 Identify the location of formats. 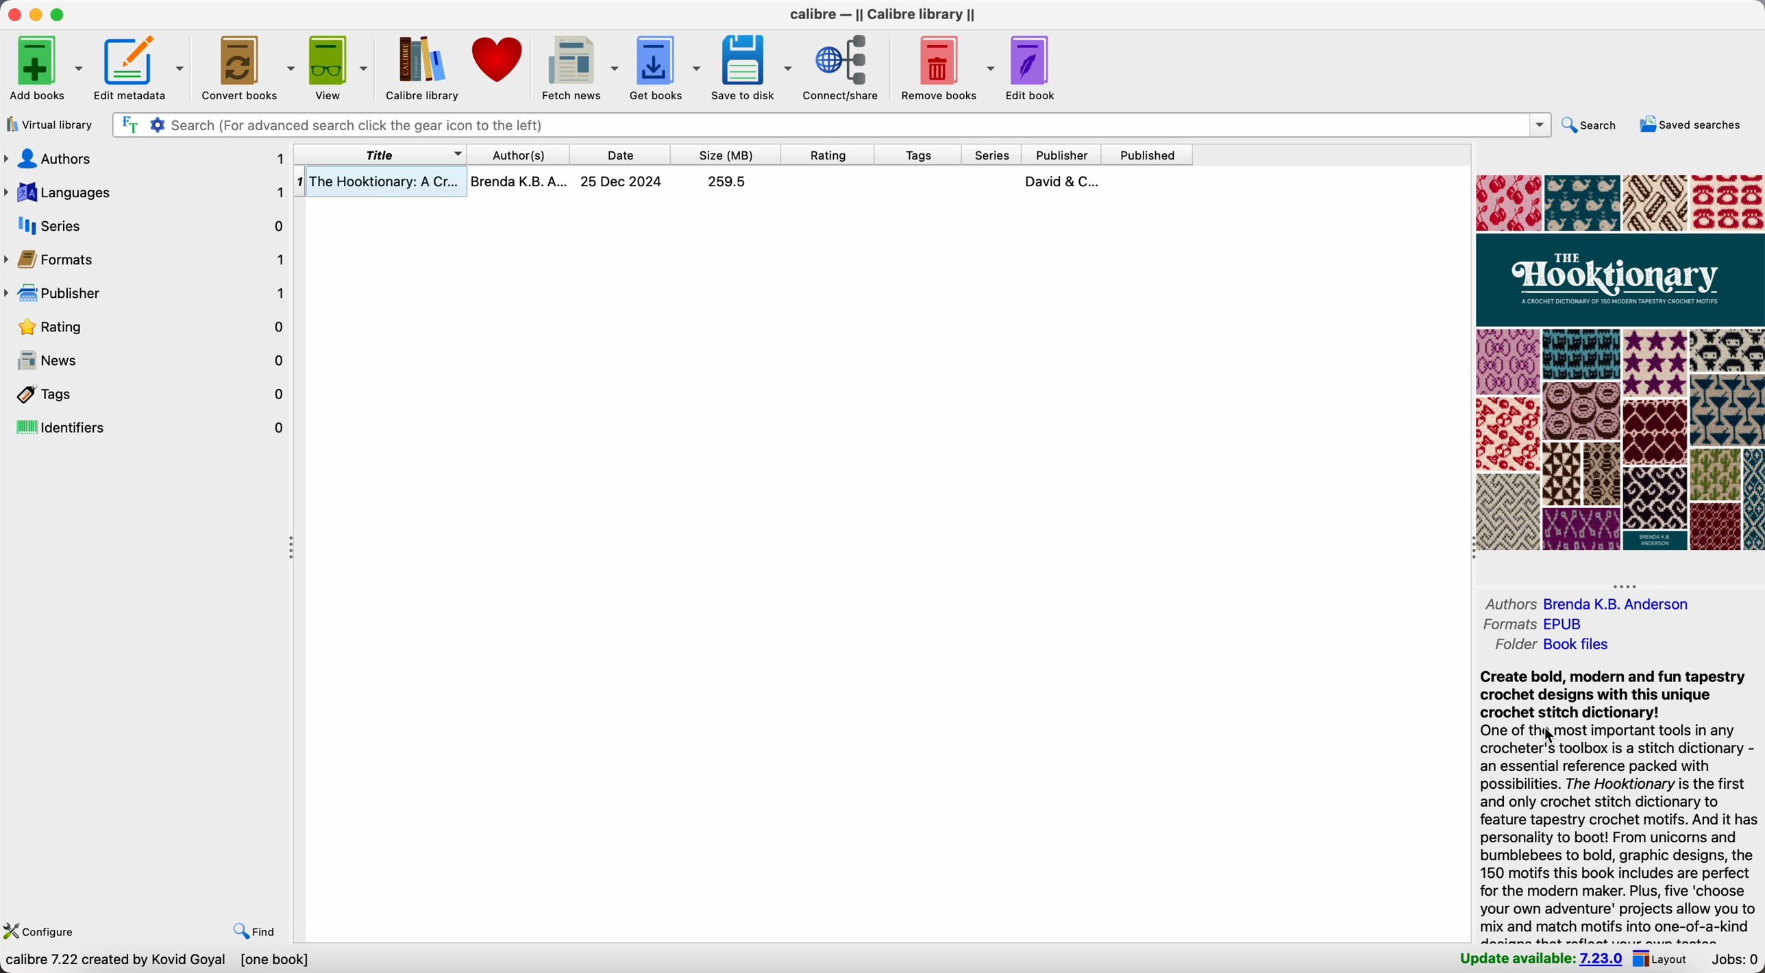
(147, 261).